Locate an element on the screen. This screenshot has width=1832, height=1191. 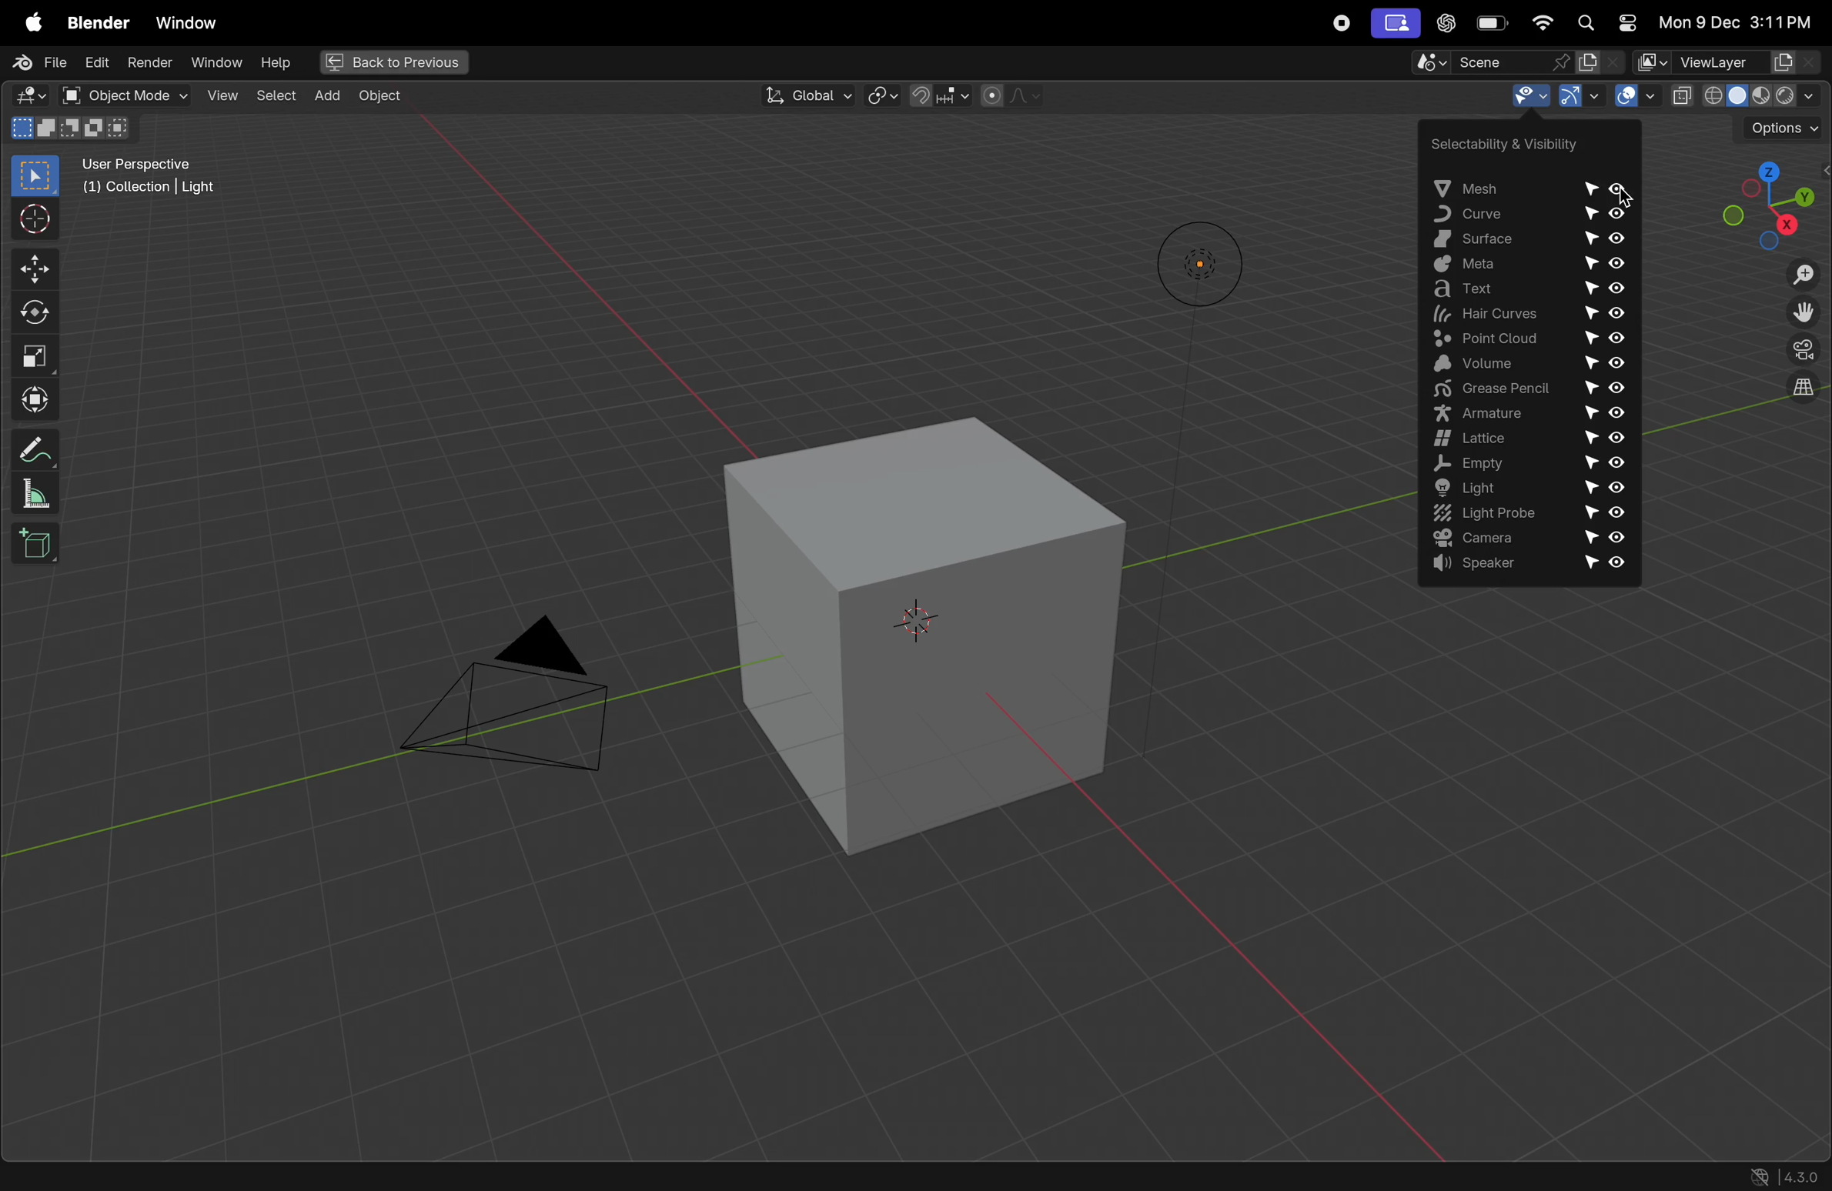
surface is located at coordinates (1523, 241).